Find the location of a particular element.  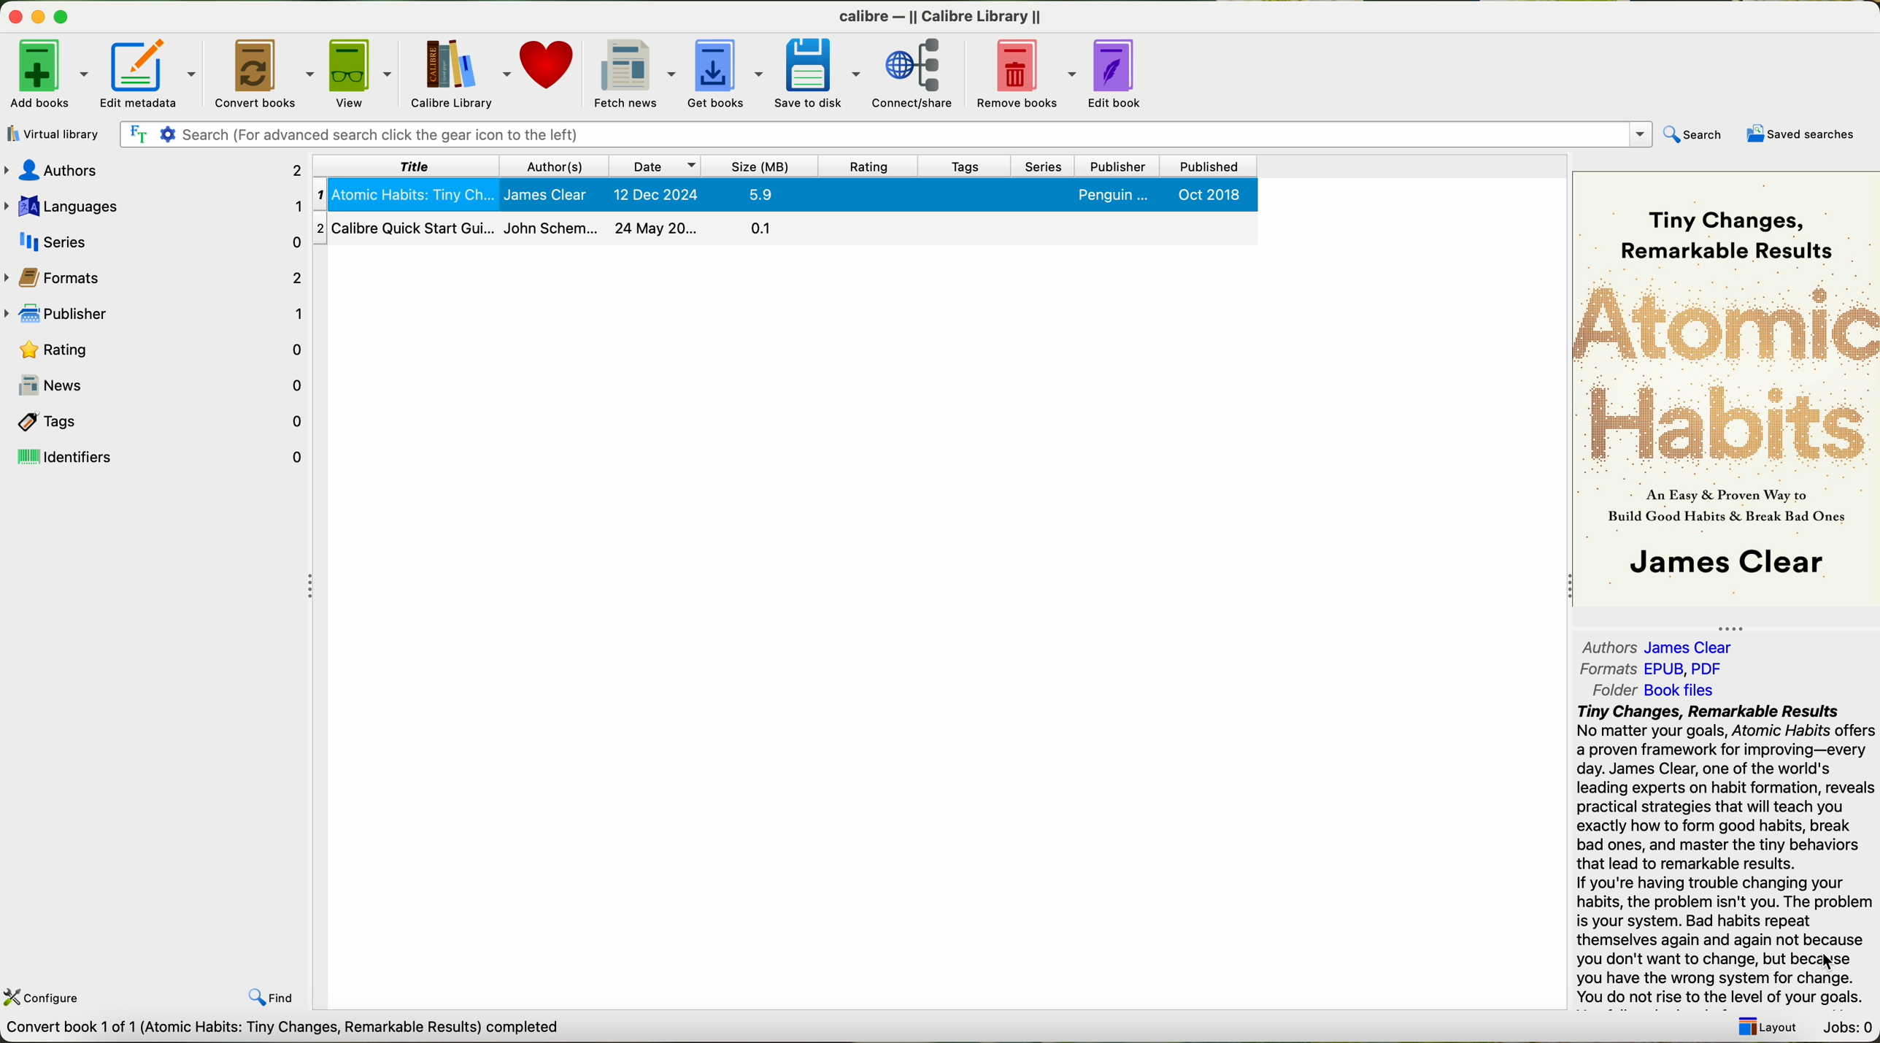

series is located at coordinates (1044, 166).